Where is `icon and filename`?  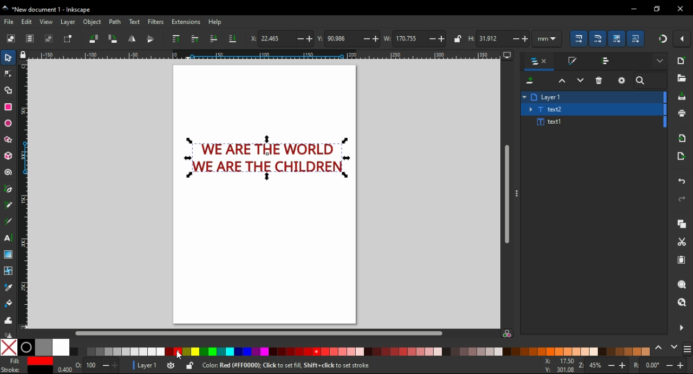 icon and filename is located at coordinates (48, 9).